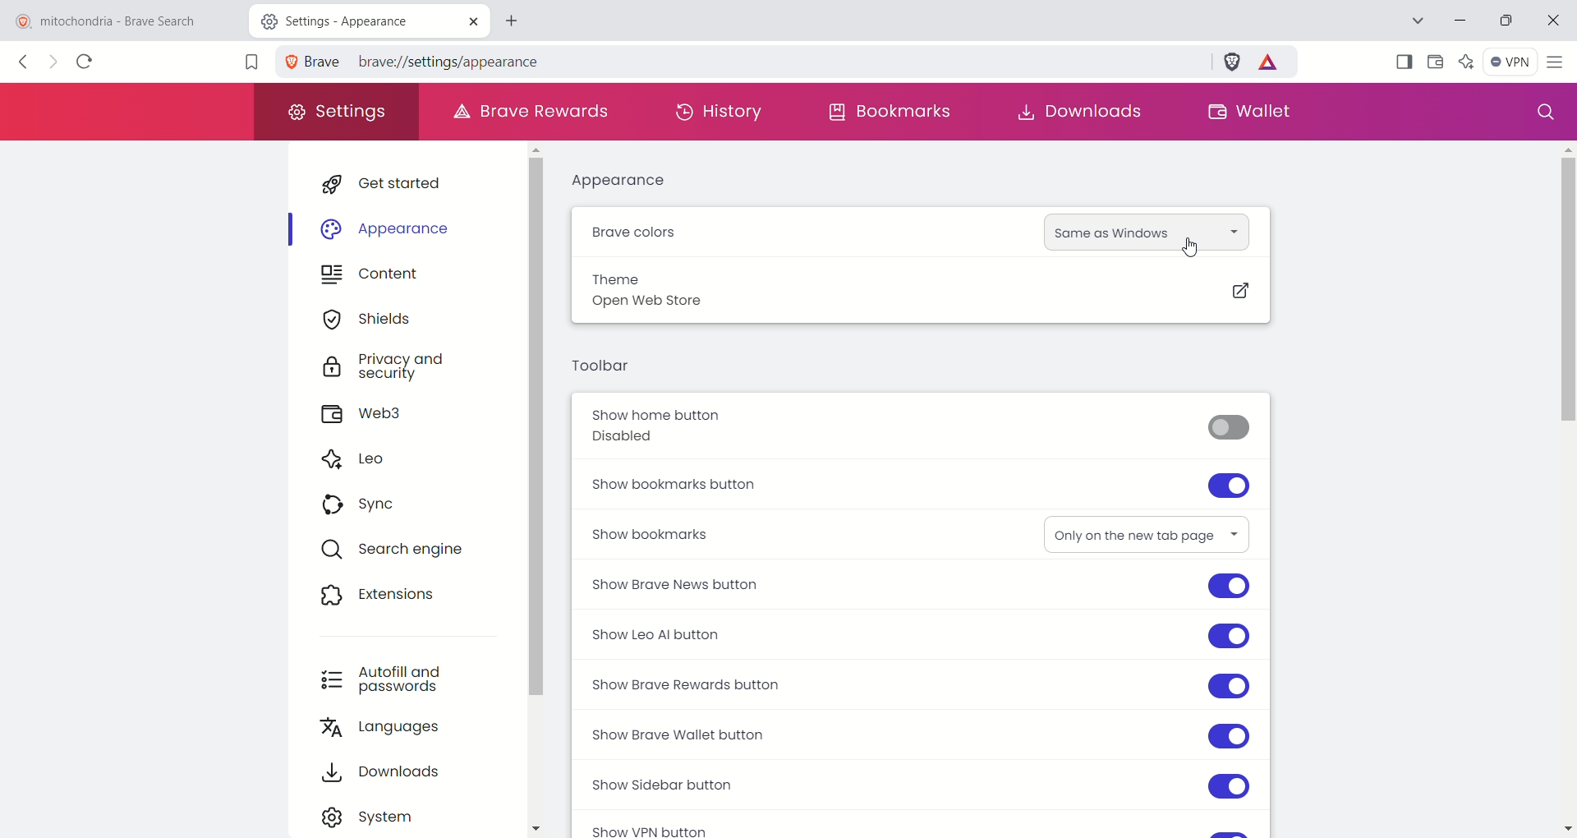  I want to click on VPN, so click(1510, 61).